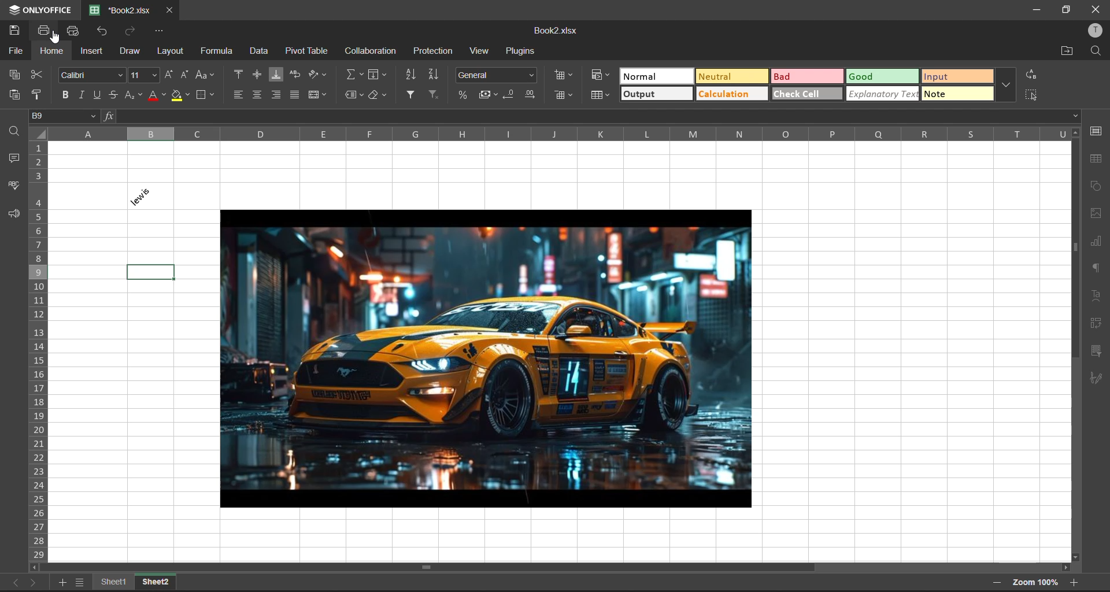 Image resolution: width=1110 pixels, height=592 pixels. Describe the element at coordinates (16, 185) in the screenshot. I see `spellcheck` at that location.